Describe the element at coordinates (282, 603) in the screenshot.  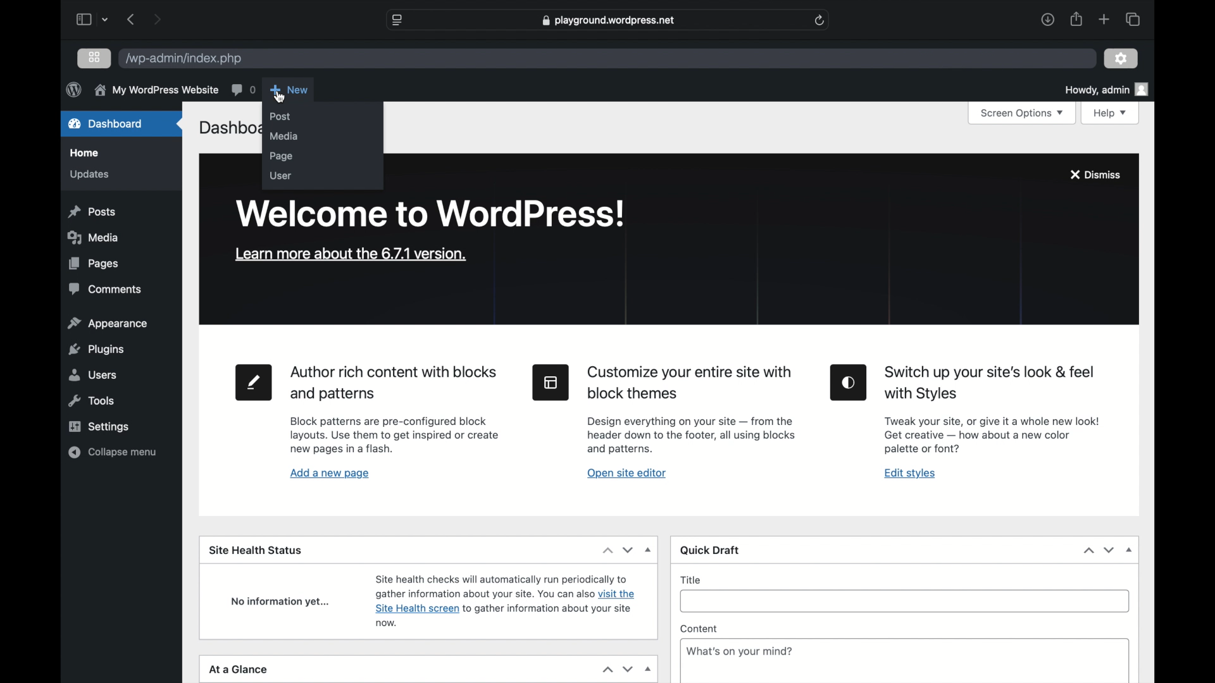
I see `no information yet` at that location.